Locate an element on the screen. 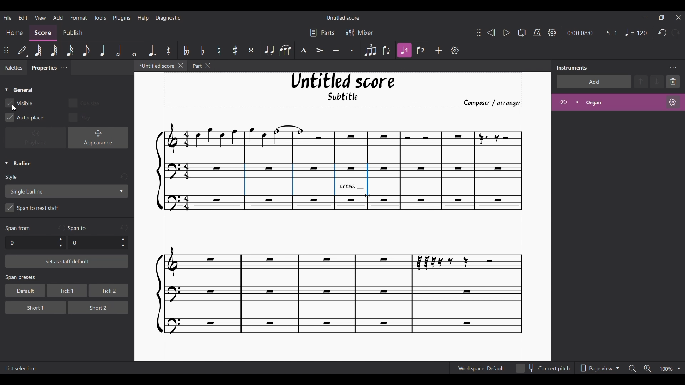 The image size is (685, 385). Slur is located at coordinates (285, 50).